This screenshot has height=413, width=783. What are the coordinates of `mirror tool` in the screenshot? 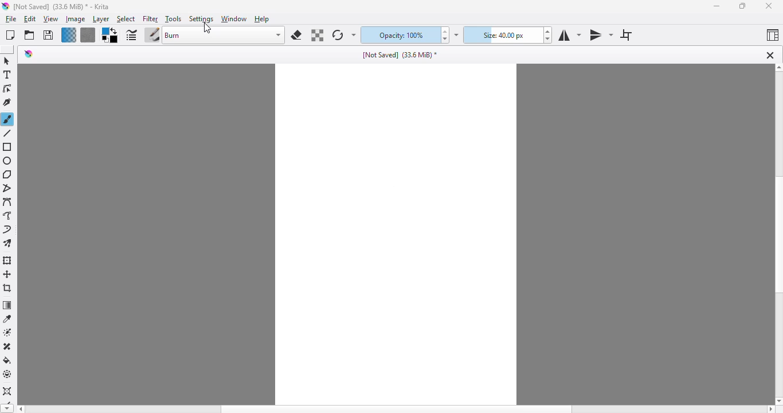 It's located at (601, 34).